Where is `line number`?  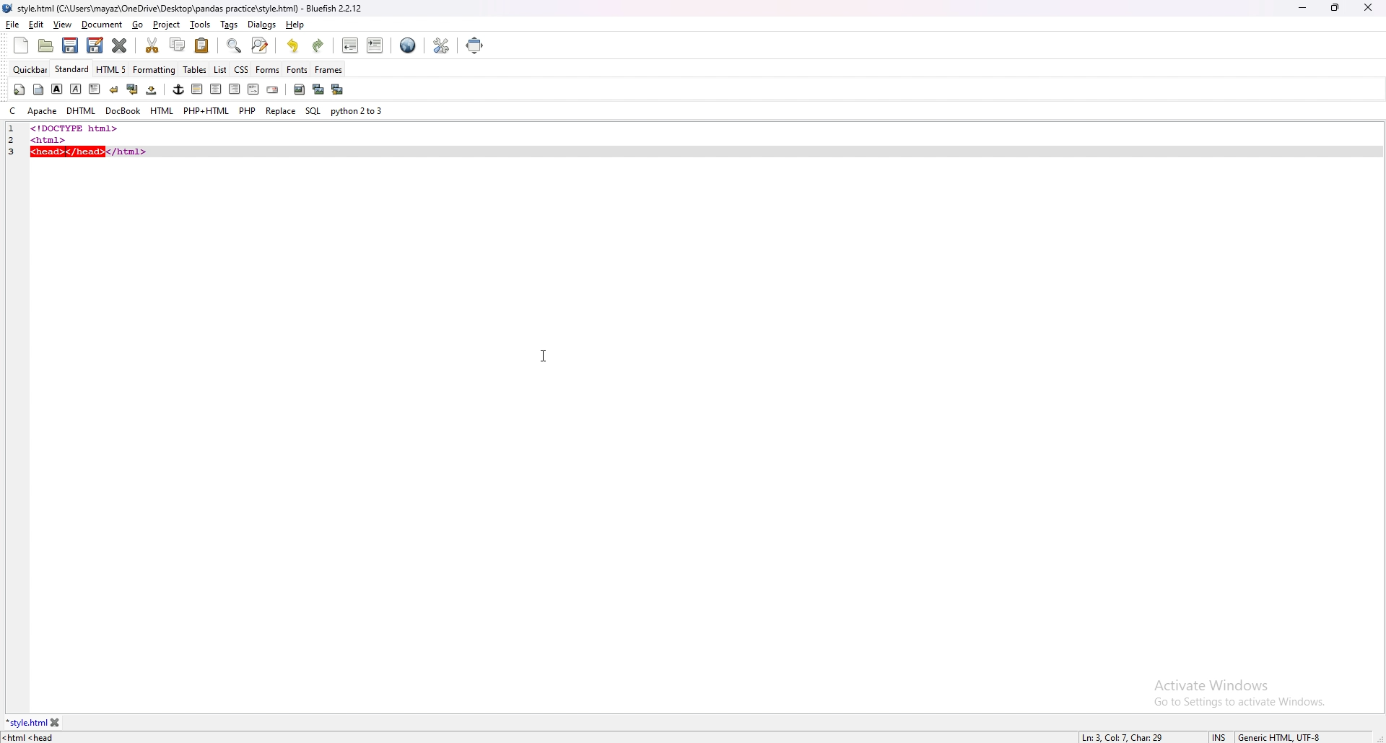
line number is located at coordinates (12, 129).